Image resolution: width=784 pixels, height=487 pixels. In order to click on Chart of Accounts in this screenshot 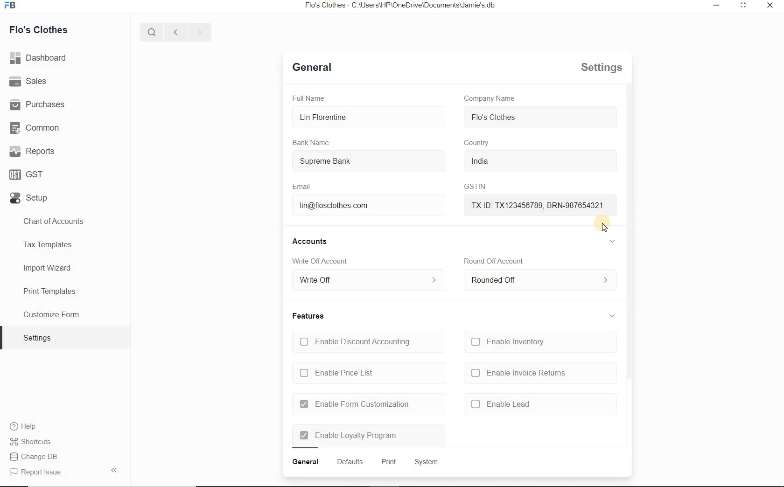, I will do `click(57, 222)`.